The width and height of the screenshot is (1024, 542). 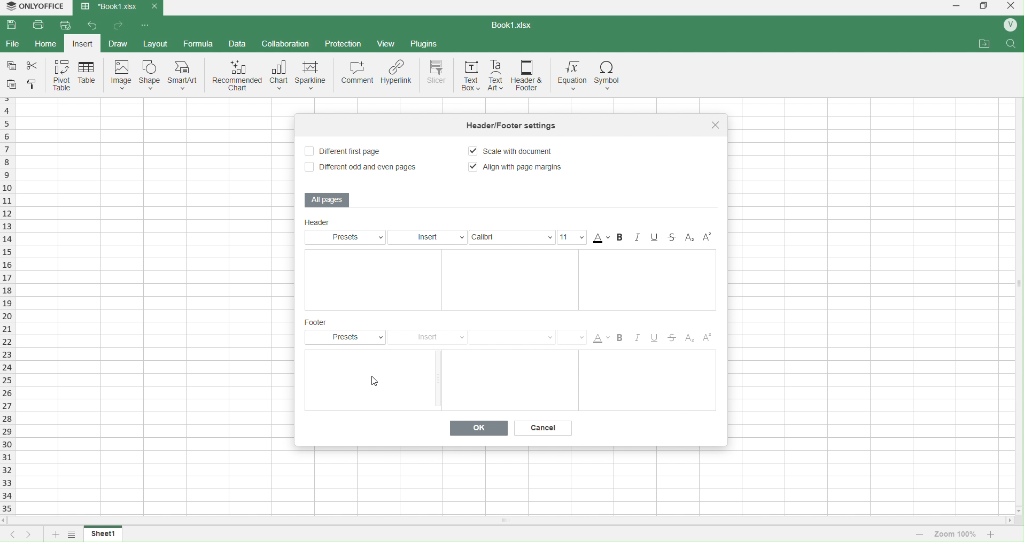 What do you see at coordinates (955, 7) in the screenshot?
I see `minimize` at bounding box center [955, 7].